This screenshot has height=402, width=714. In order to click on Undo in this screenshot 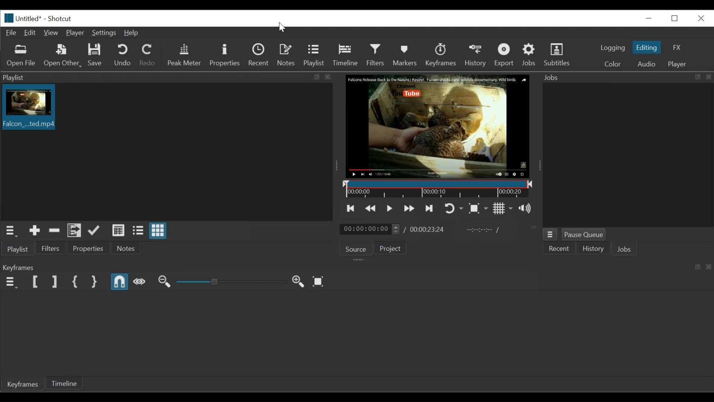, I will do `click(124, 55)`.